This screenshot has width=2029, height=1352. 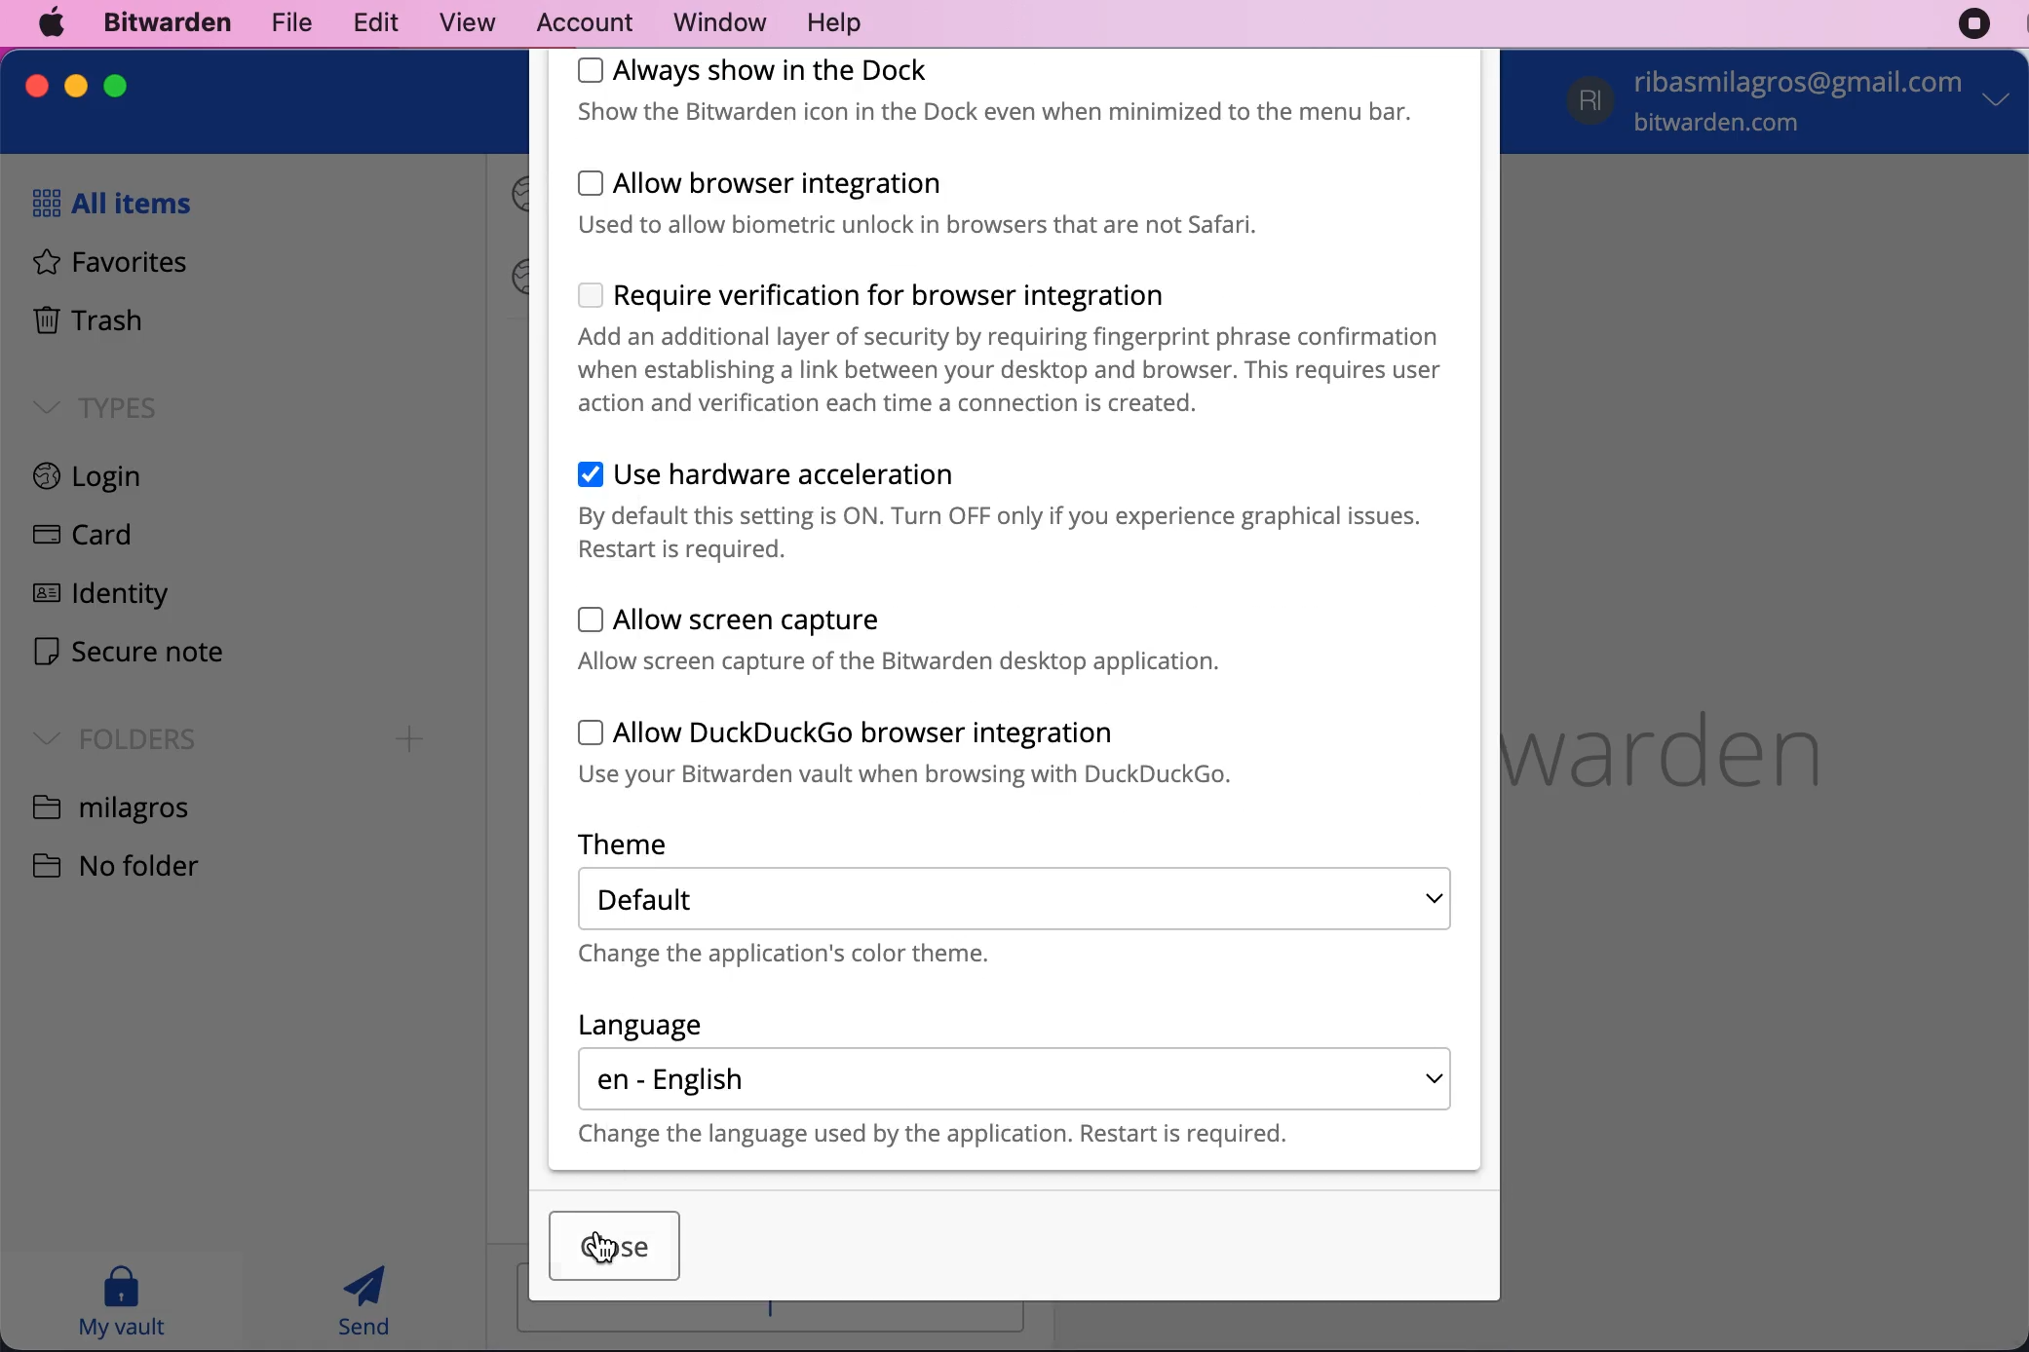 What do you see at coordinates (366, 1300) in the screenshot?
I see `send` at bounding box center [366, 1300].